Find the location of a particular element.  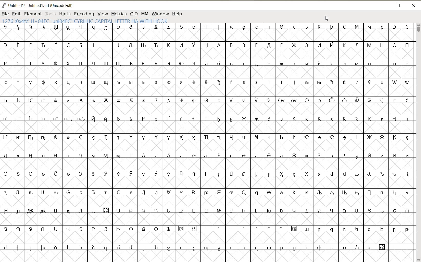

METRICS is located at coordinates (119, 14).